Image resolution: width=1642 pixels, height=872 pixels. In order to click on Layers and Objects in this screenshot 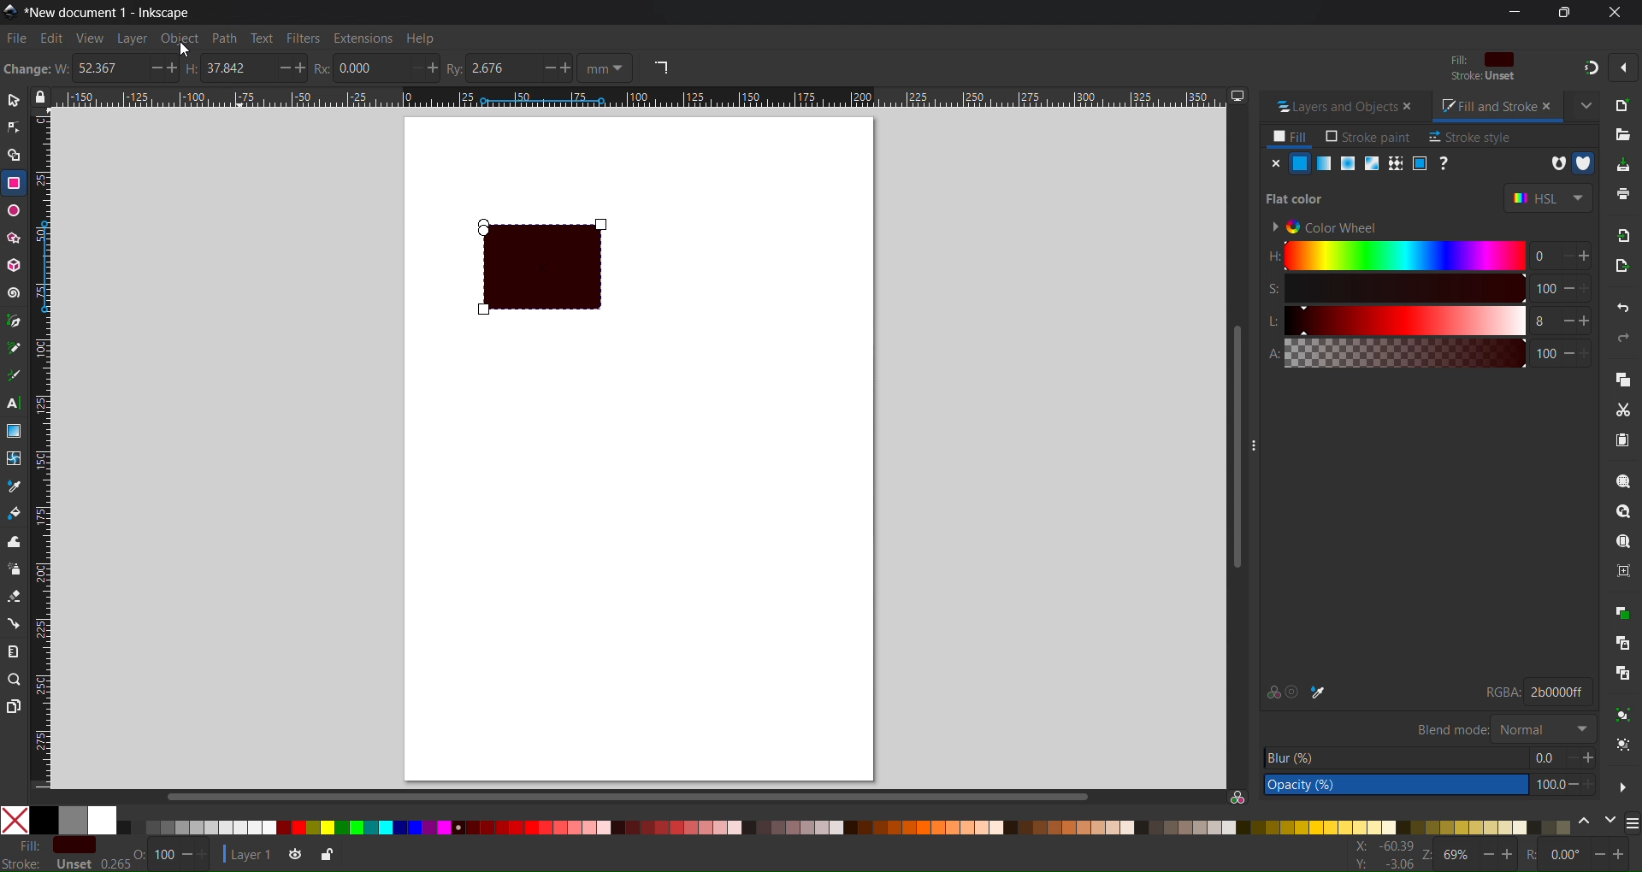, I will do `click(1330, 107)`.